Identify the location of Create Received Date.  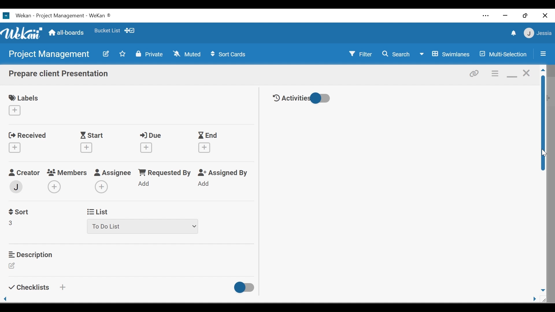
(15, 147).